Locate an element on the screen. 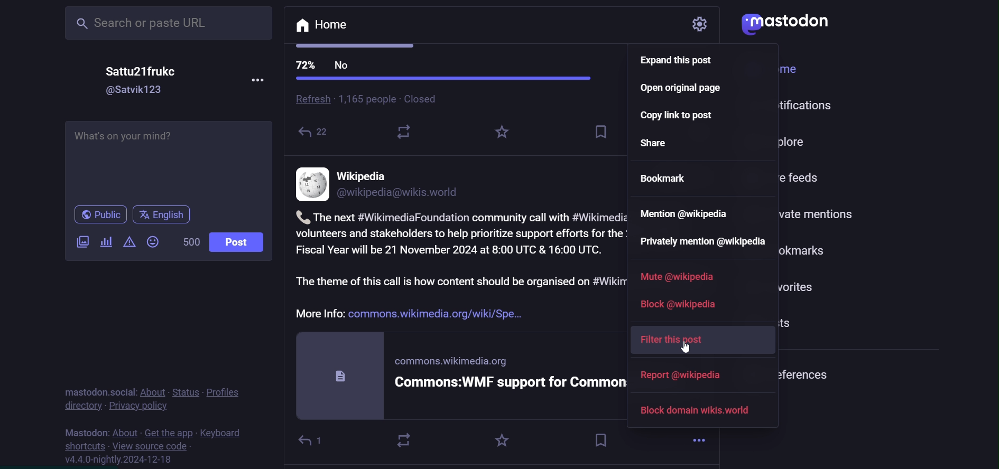 Image resolution: width=999 pixels, height=469 pixels. block is located at coordinates (680, 305).